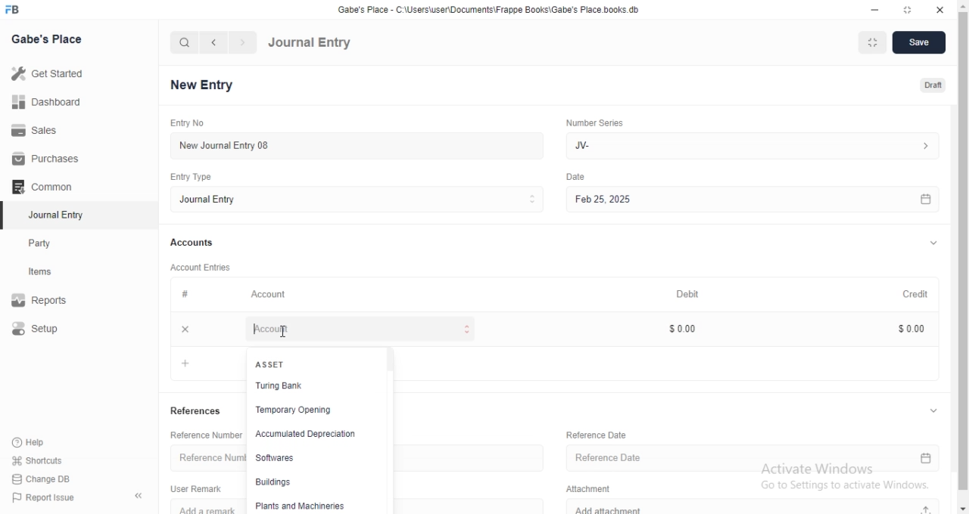  What do you see at coordinates (963, 256) in the screenshot?
I see `vertical scroll bar` at bounding box center [963, 256].